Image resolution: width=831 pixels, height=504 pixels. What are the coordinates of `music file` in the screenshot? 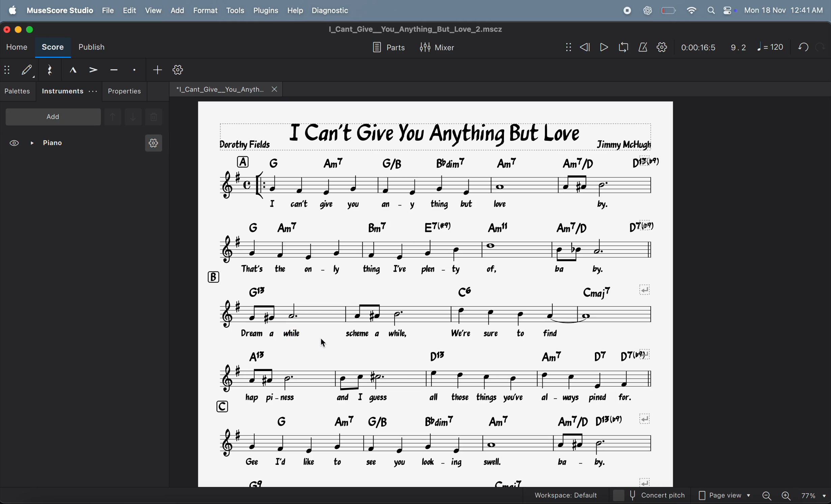 It's located at (219, 89).